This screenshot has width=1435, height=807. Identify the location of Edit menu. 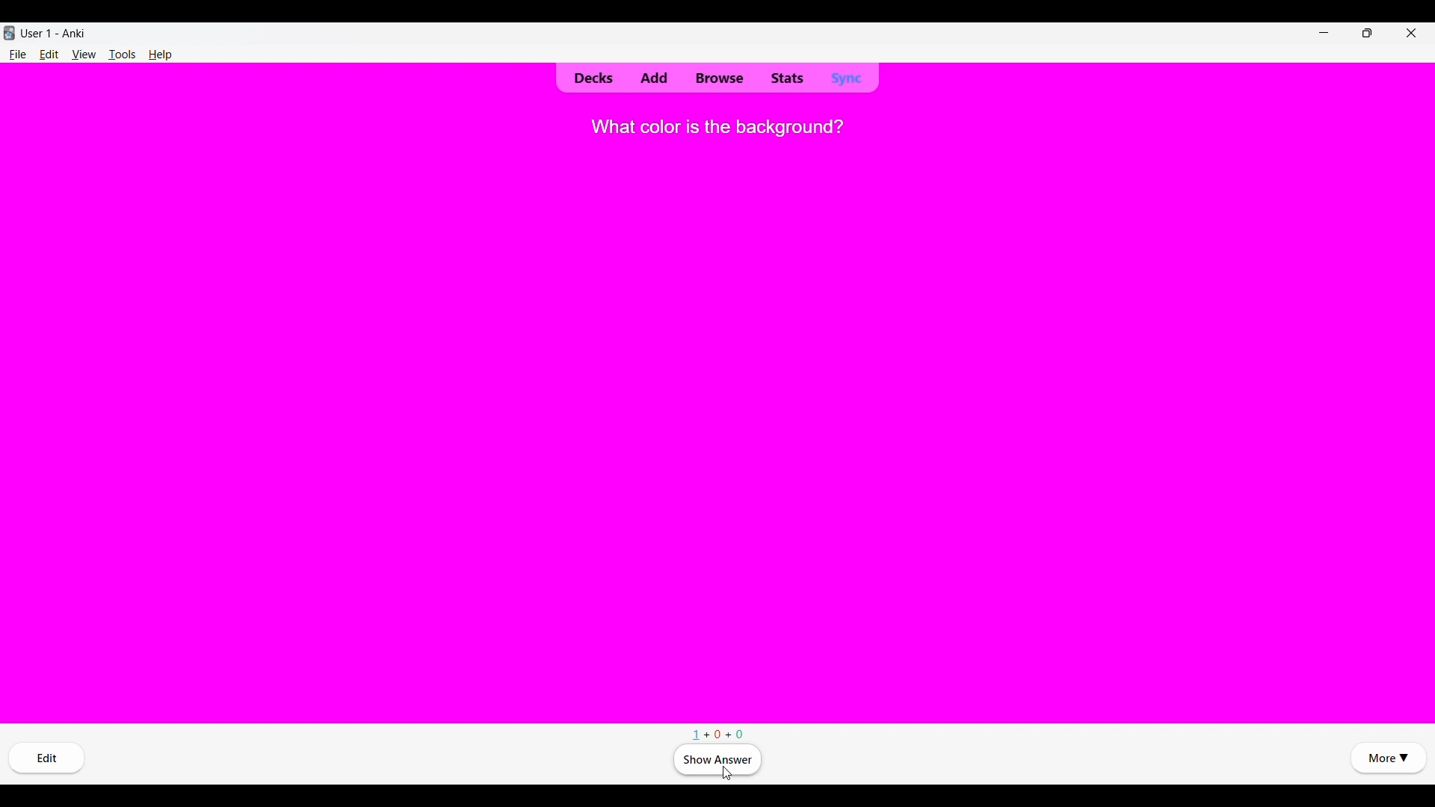
(49, 54).